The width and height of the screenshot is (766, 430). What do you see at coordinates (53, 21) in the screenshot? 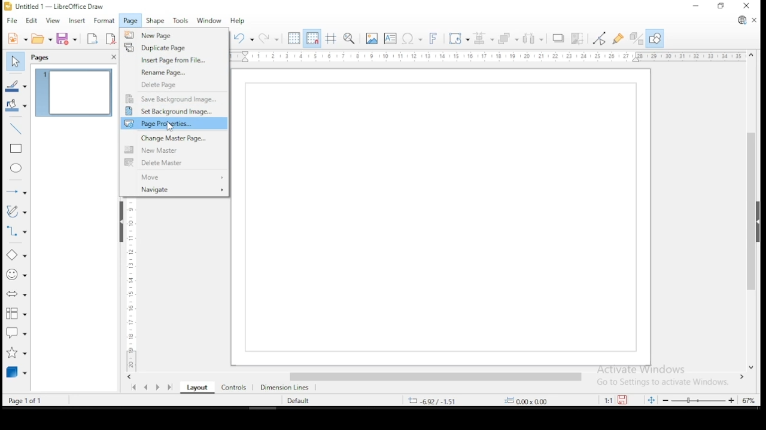
I see `view` at bounding box center [53, 21].